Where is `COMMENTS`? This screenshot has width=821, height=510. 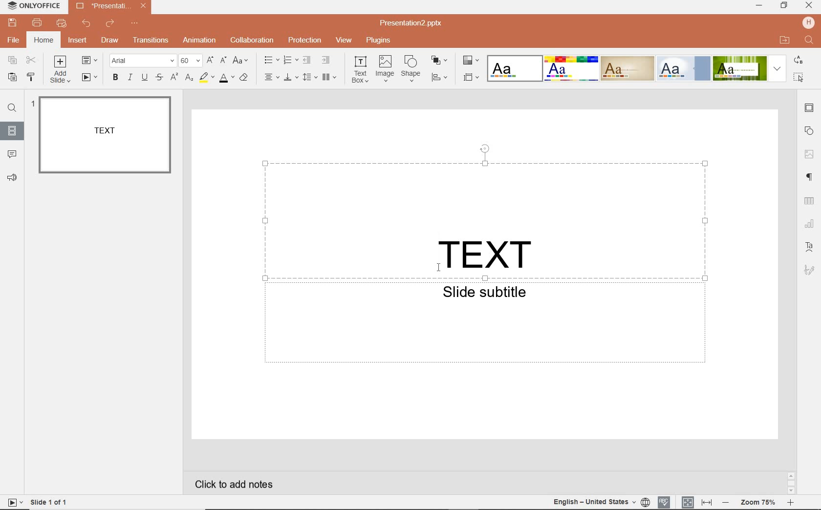
COMMENTS is located at coordinates (12, 153).